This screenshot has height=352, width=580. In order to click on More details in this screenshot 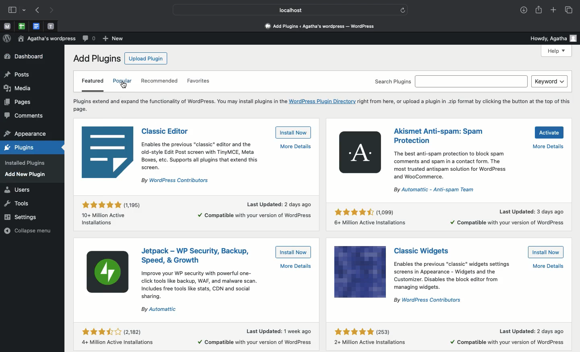, I will do `click(297, 265)`.